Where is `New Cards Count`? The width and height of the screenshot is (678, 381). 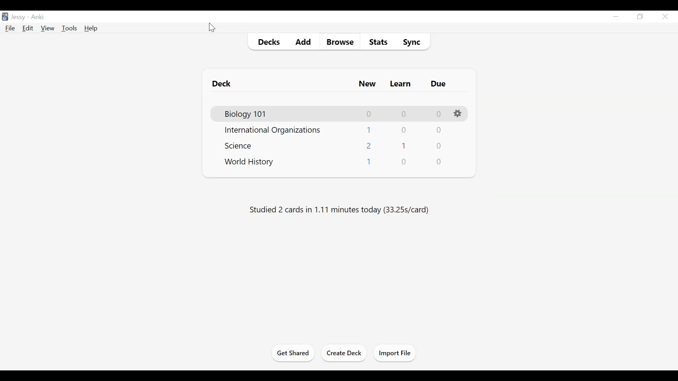 New Cards Count is located at coordinates (368, 130).